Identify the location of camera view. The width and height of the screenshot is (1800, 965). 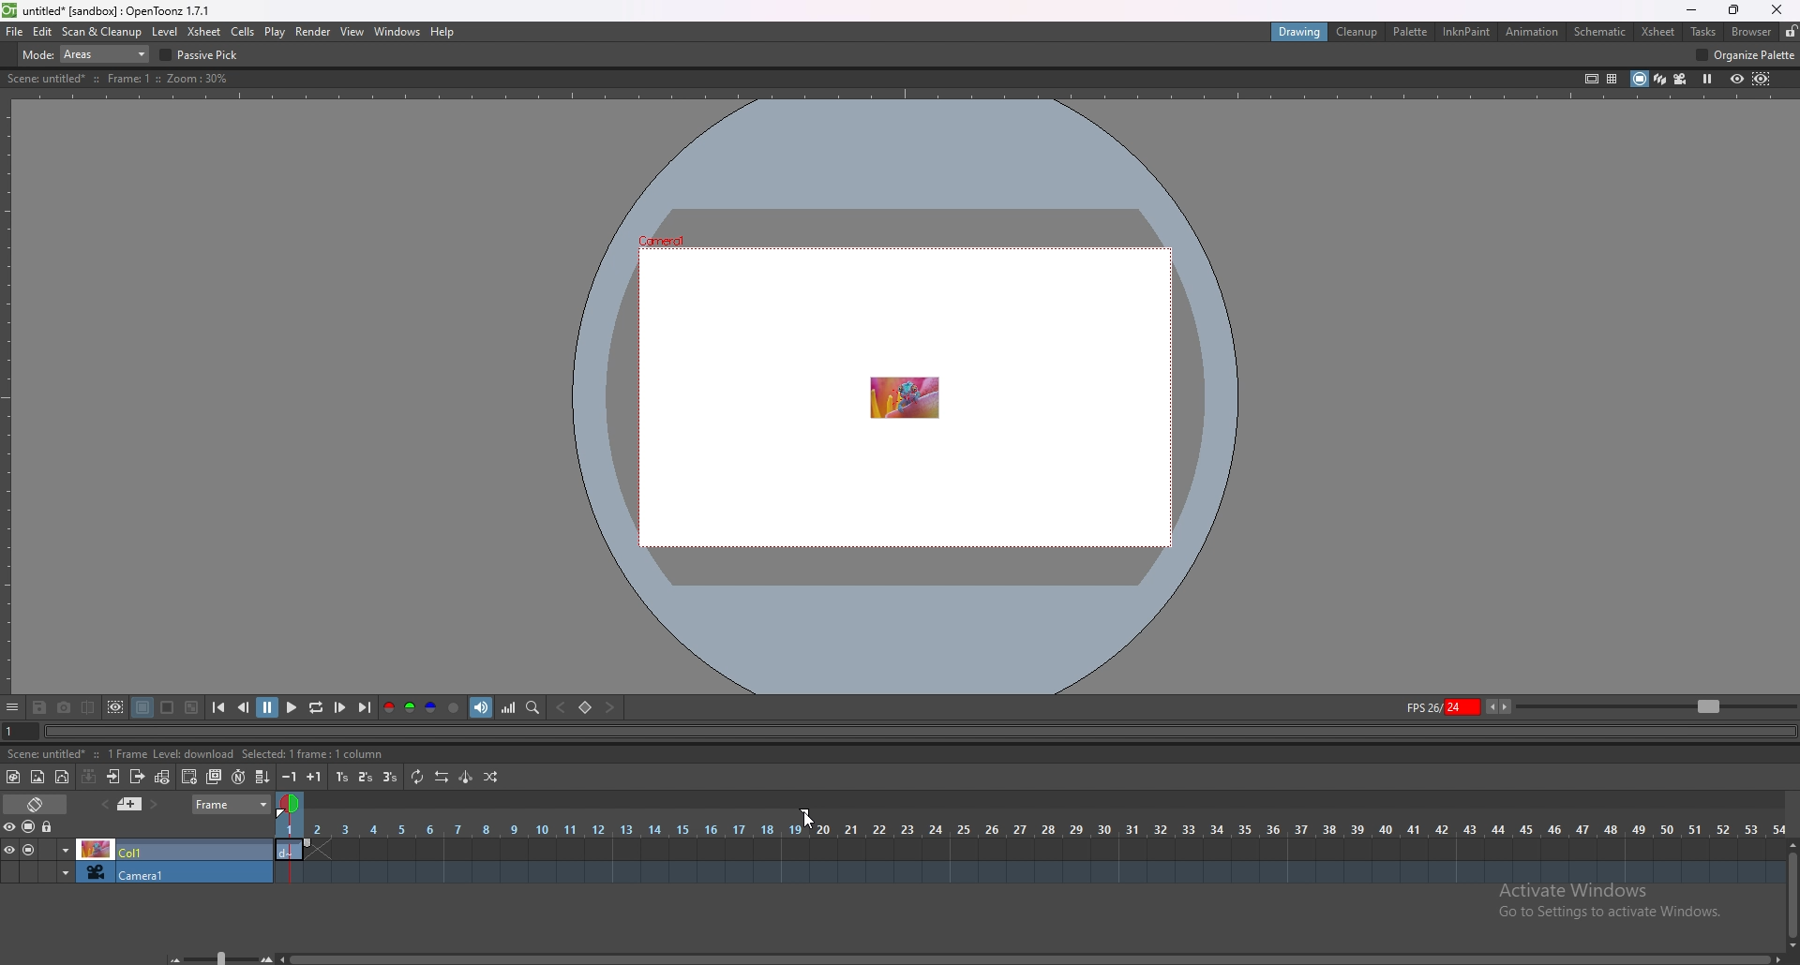
(1681, 79).